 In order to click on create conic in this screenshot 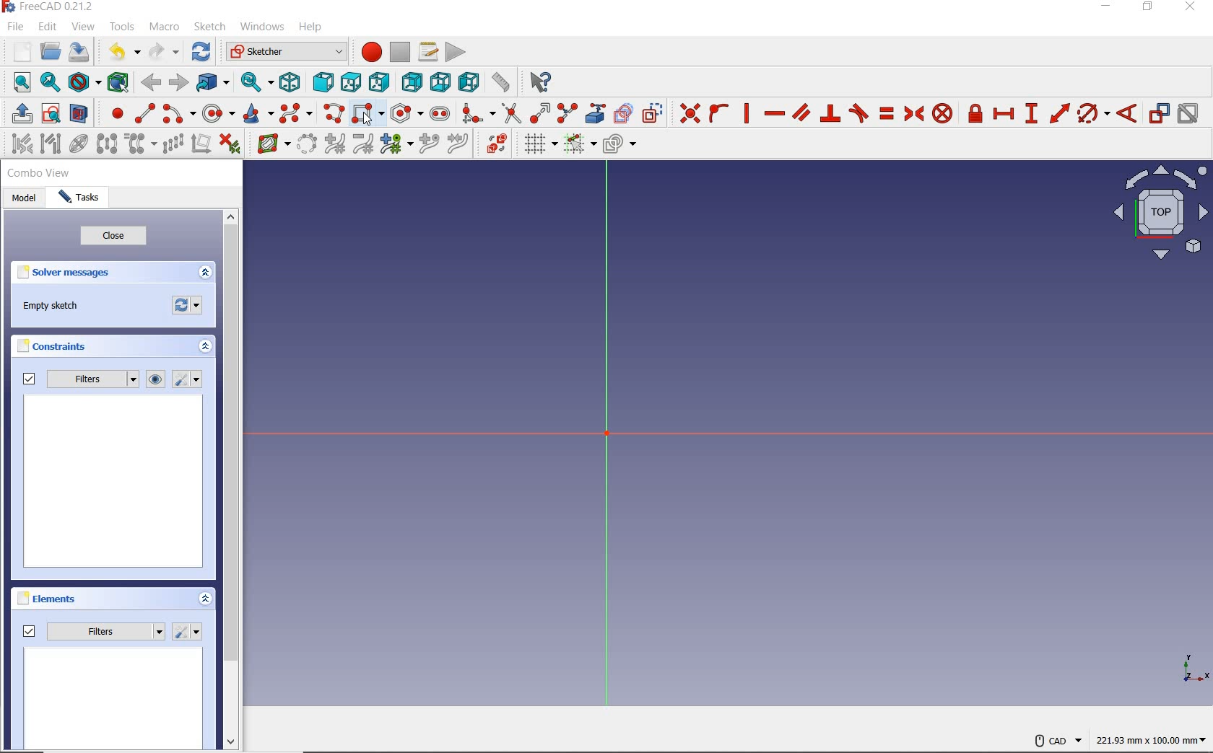, I will do `click(258, 115)`.